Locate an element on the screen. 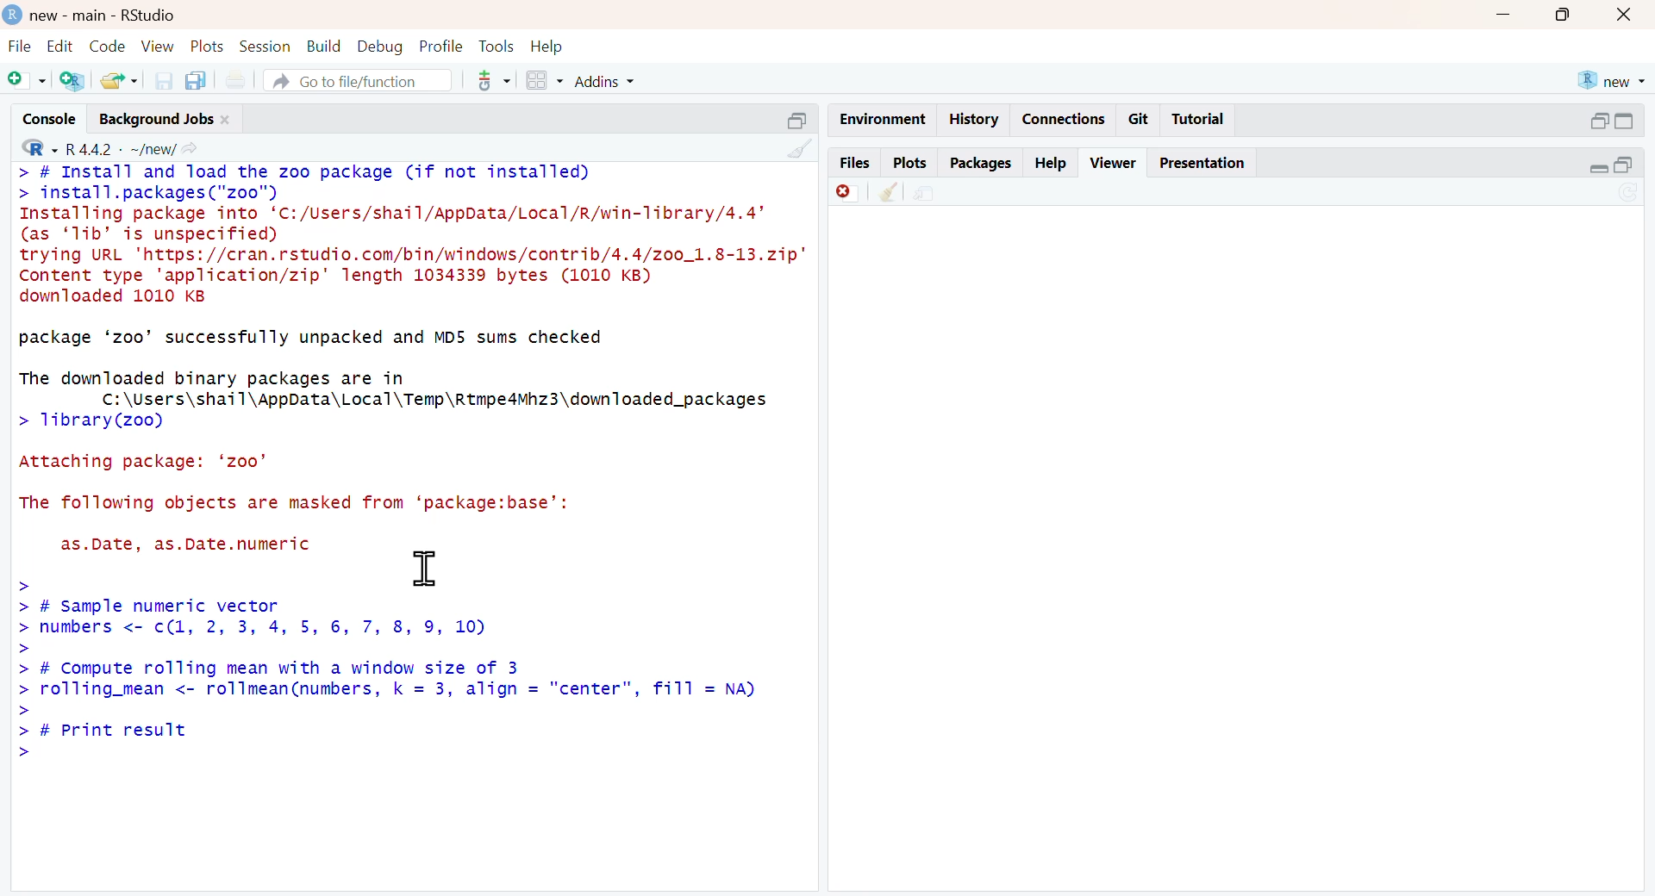 The width and height of the screenshot is (1655, 896). open in separate window is located at coordinates (1623, 165).